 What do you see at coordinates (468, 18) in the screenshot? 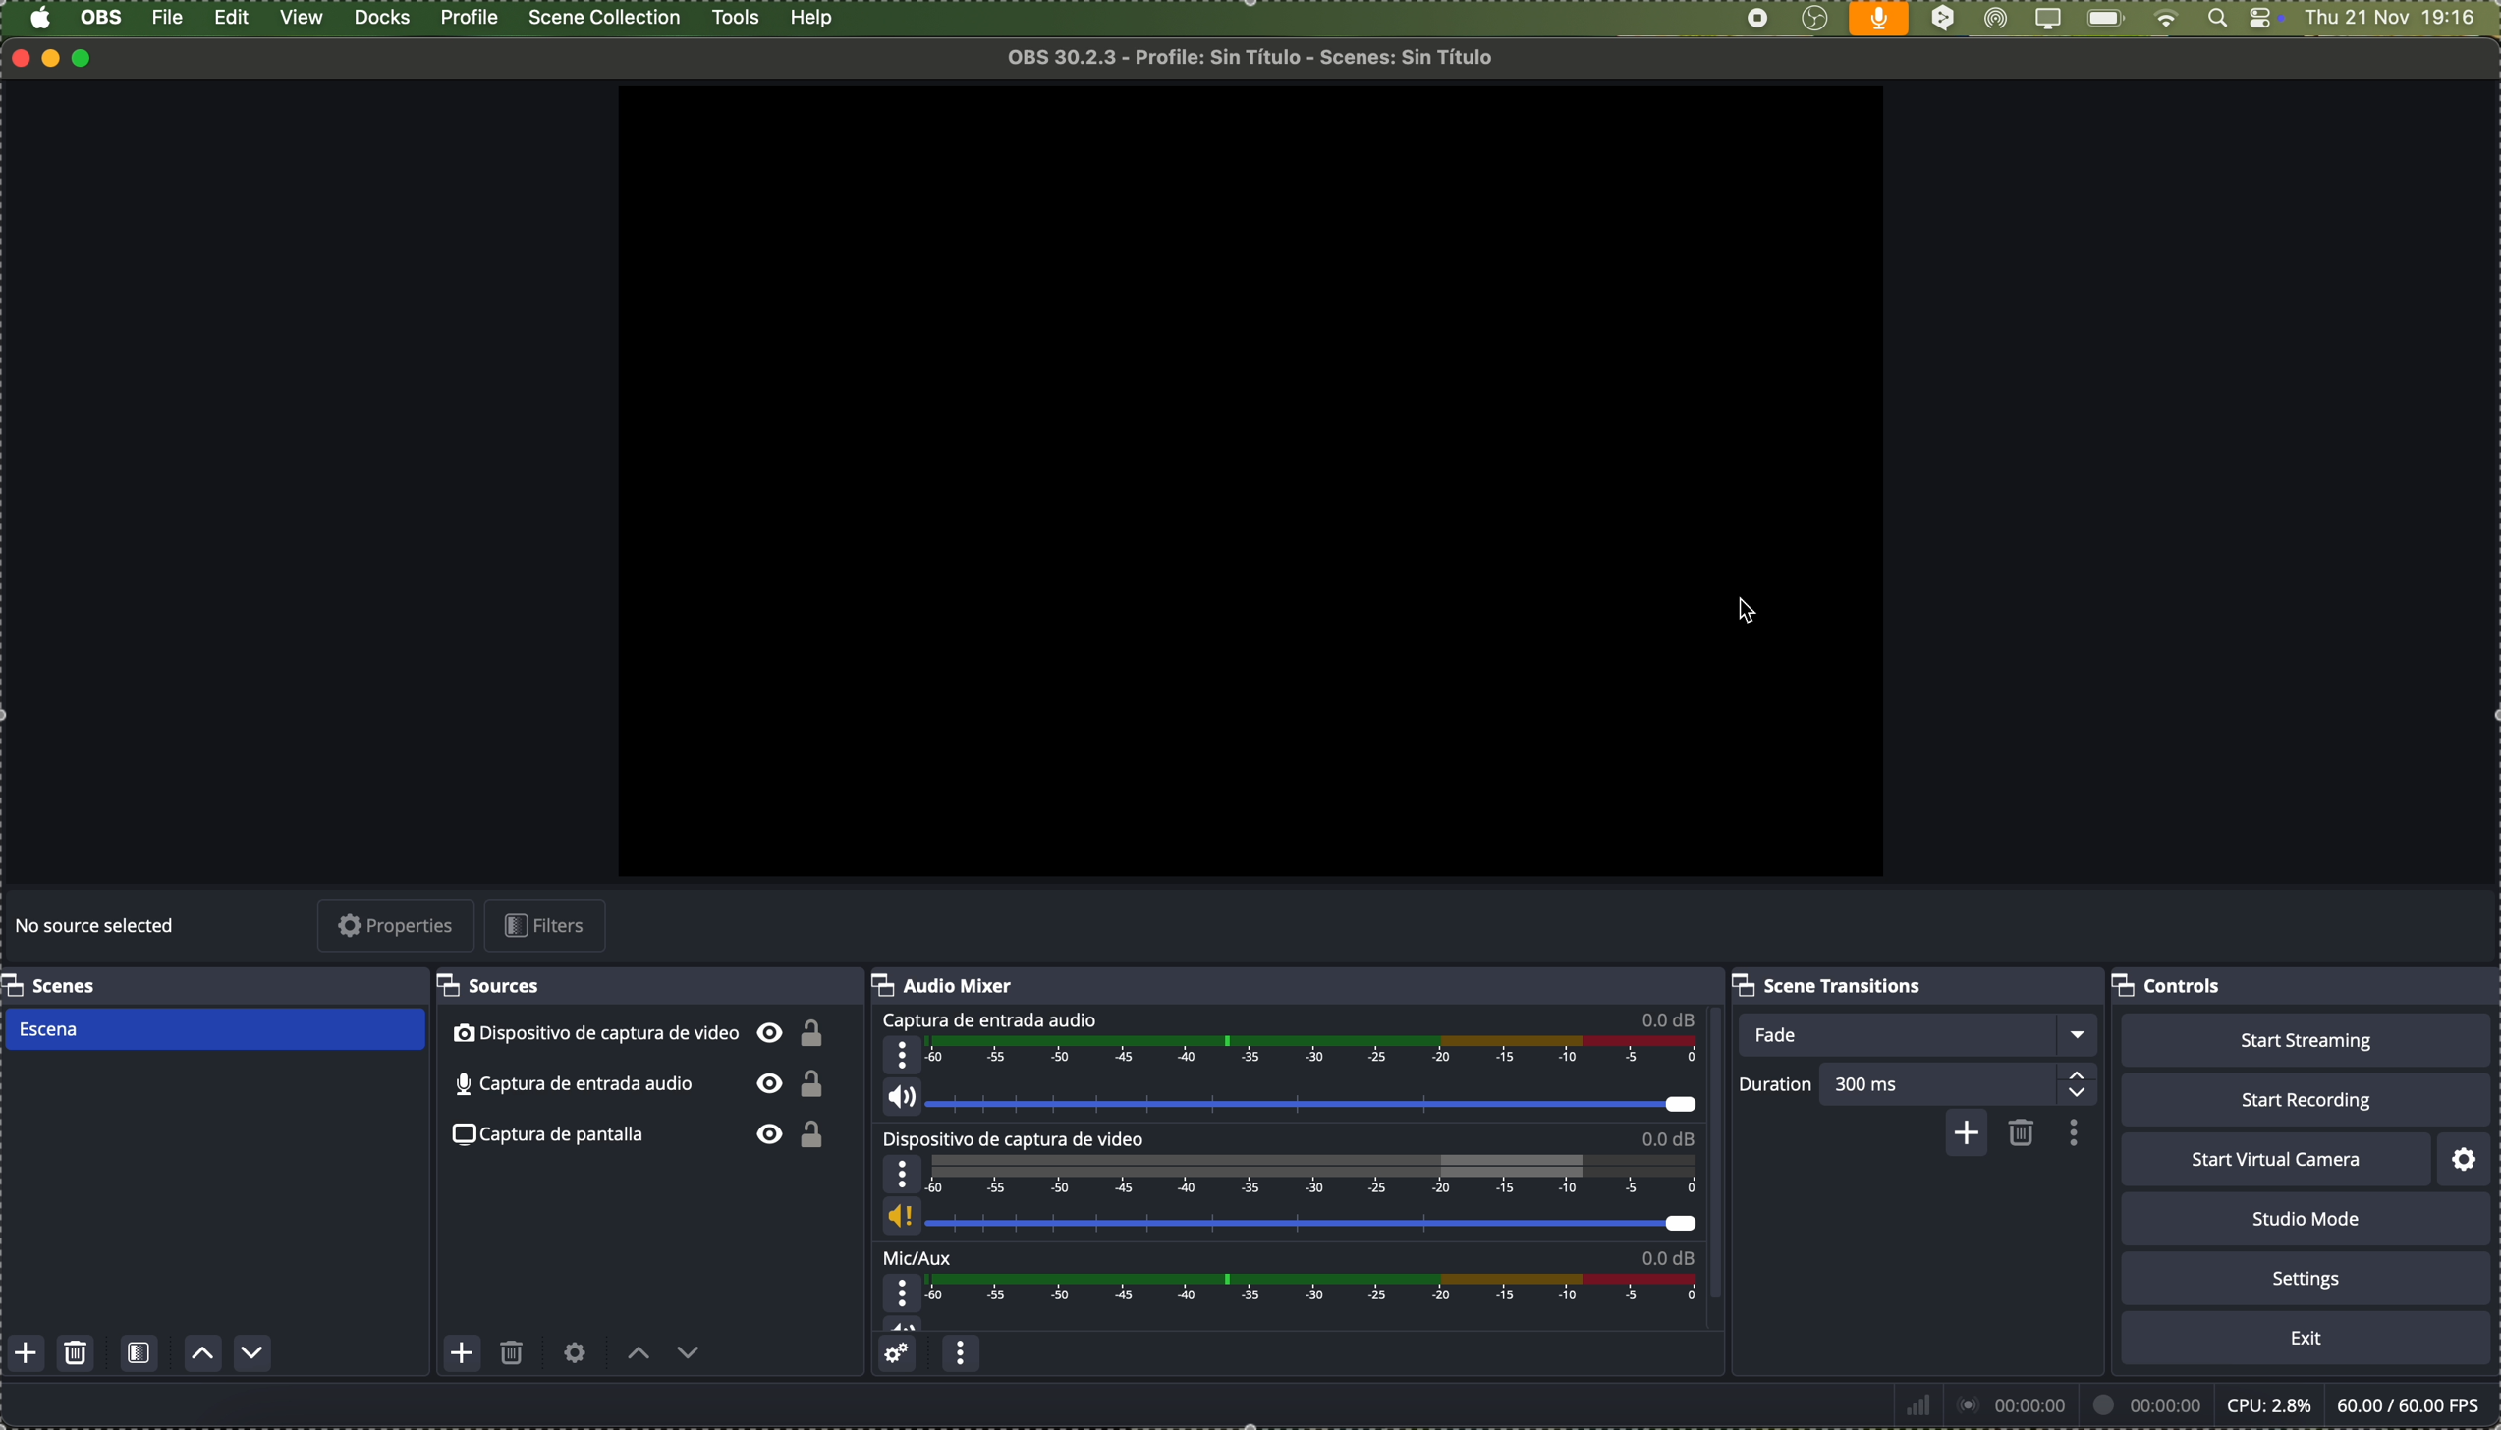
I see `profile` at bounding box center [468, 18].